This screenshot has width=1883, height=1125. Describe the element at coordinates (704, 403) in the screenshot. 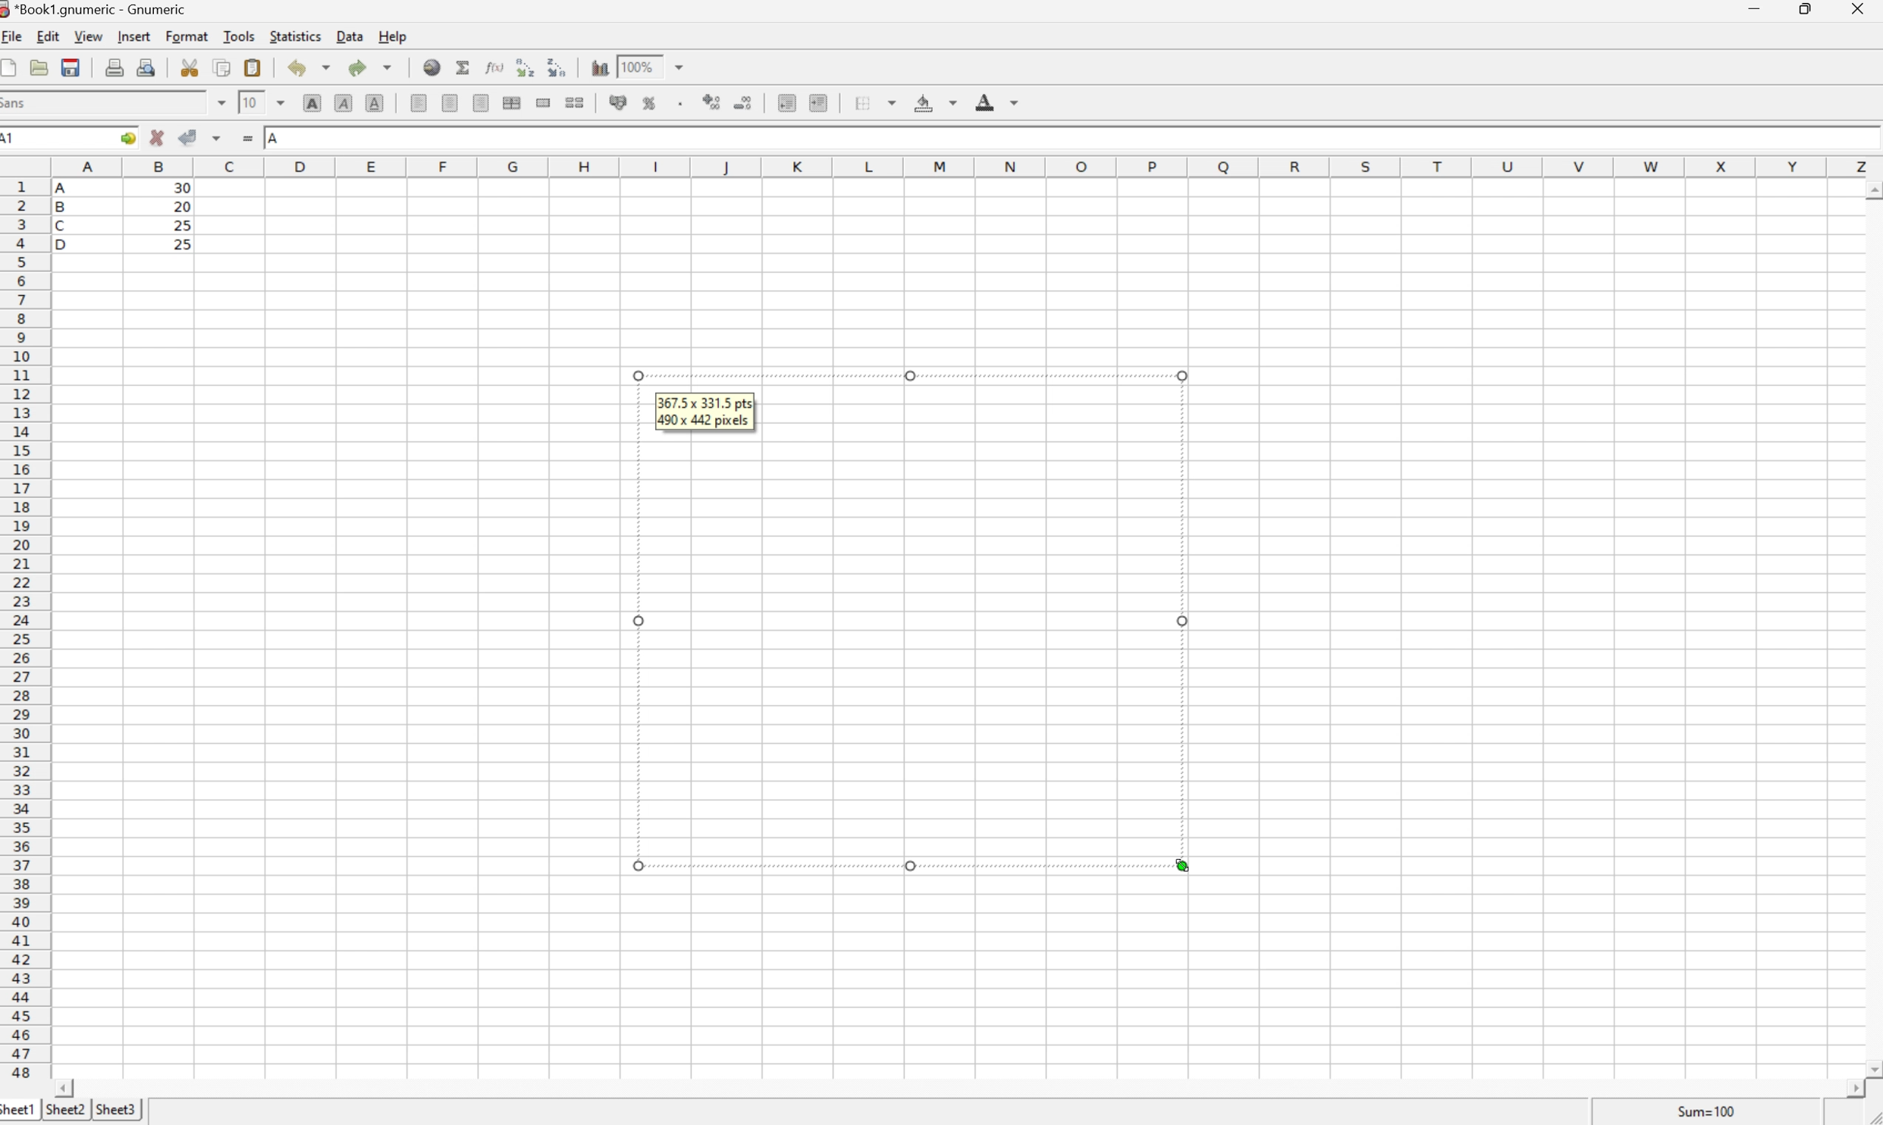

I see `367.5*331.5 pts` at that location.